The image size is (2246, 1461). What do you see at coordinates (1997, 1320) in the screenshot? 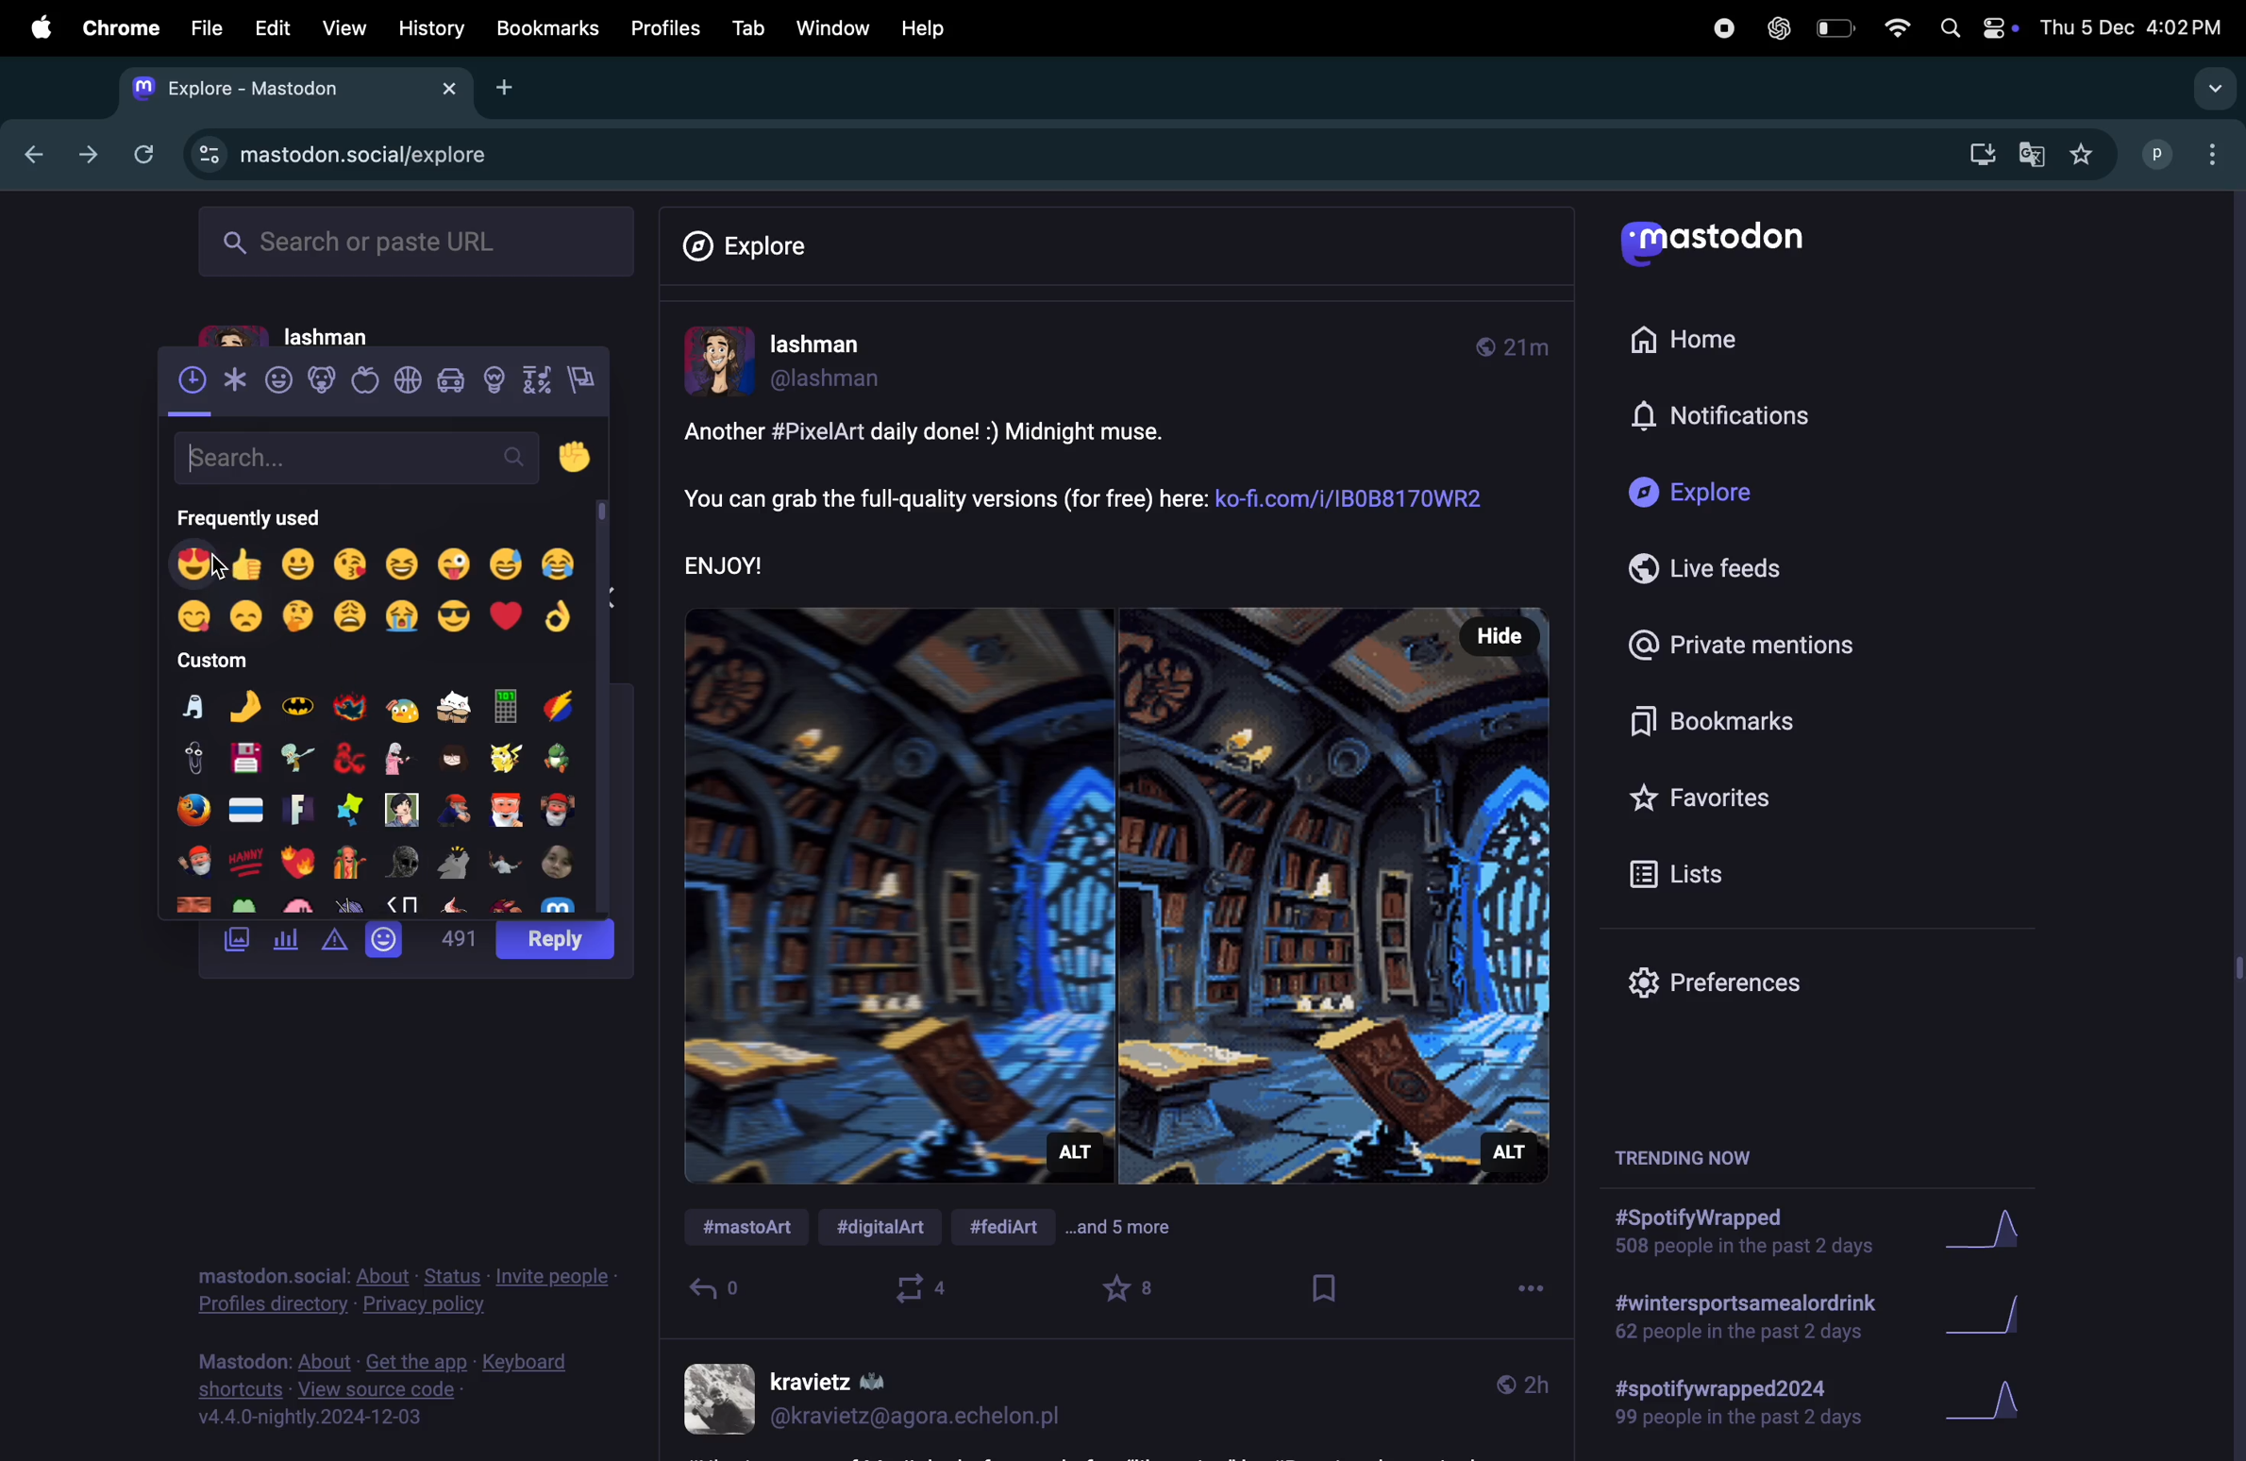
I see `Graph` at bounding box center [1997, 1320].